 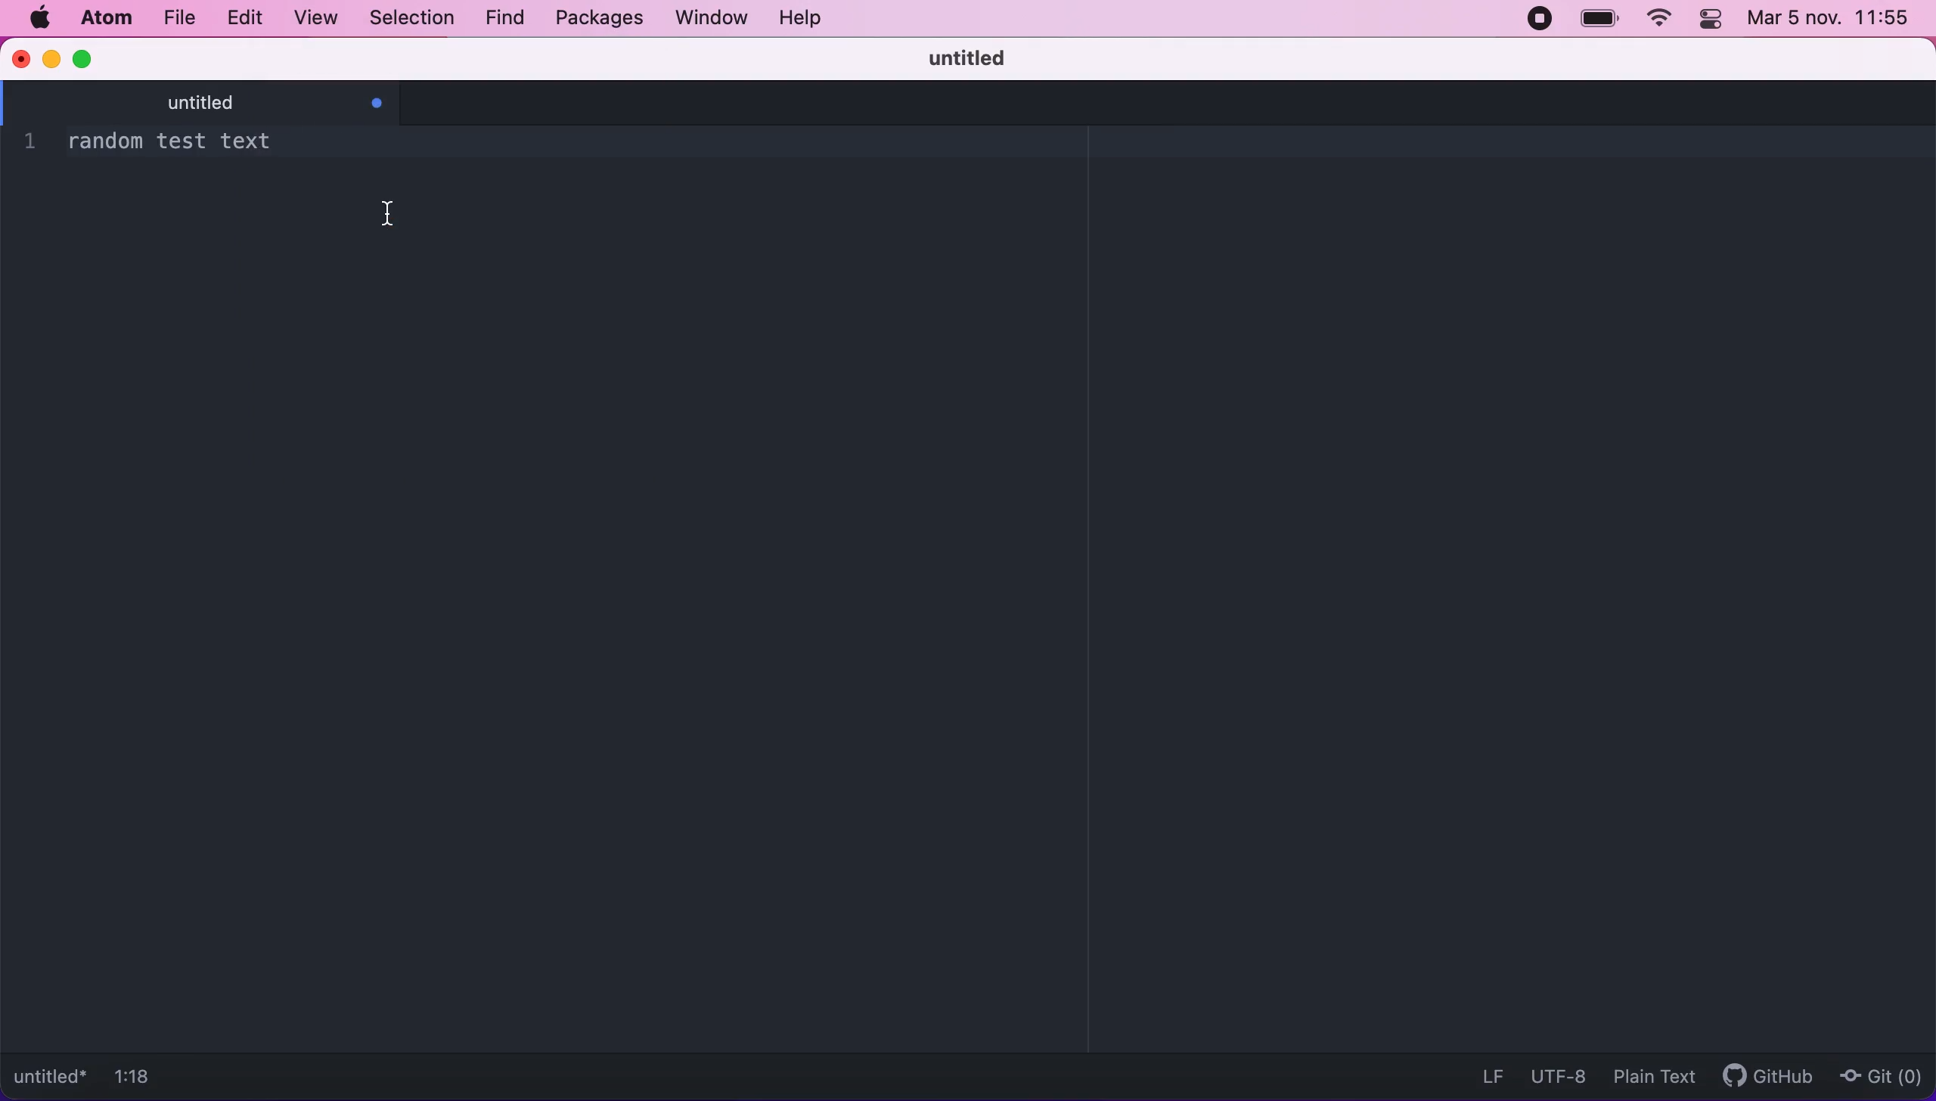 What do you see at coordinates (1879, 1078) in the screenshot?
I see `Git (0)` at bounding box center [1879, 1078].